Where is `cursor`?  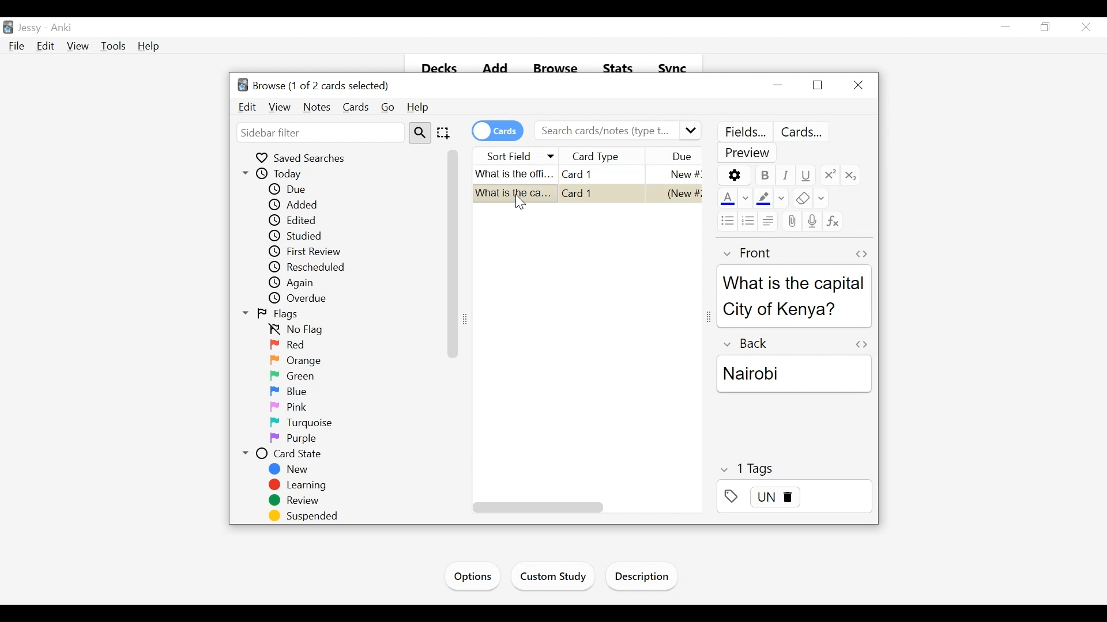
cursor is located at coordinates (524, 207).